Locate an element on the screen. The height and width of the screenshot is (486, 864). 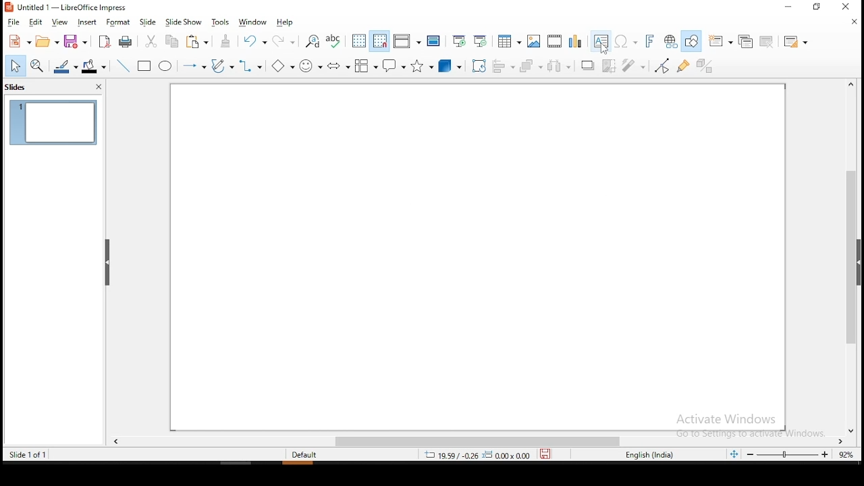
zoom slider is located at coordinates (790, 456).